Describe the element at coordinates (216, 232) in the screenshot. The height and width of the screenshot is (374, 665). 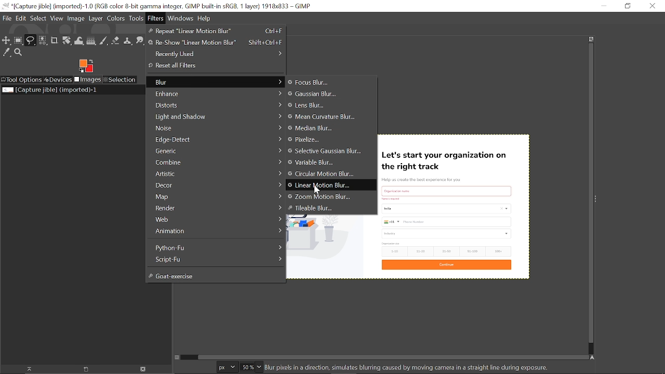
I see `Animation` at that location.